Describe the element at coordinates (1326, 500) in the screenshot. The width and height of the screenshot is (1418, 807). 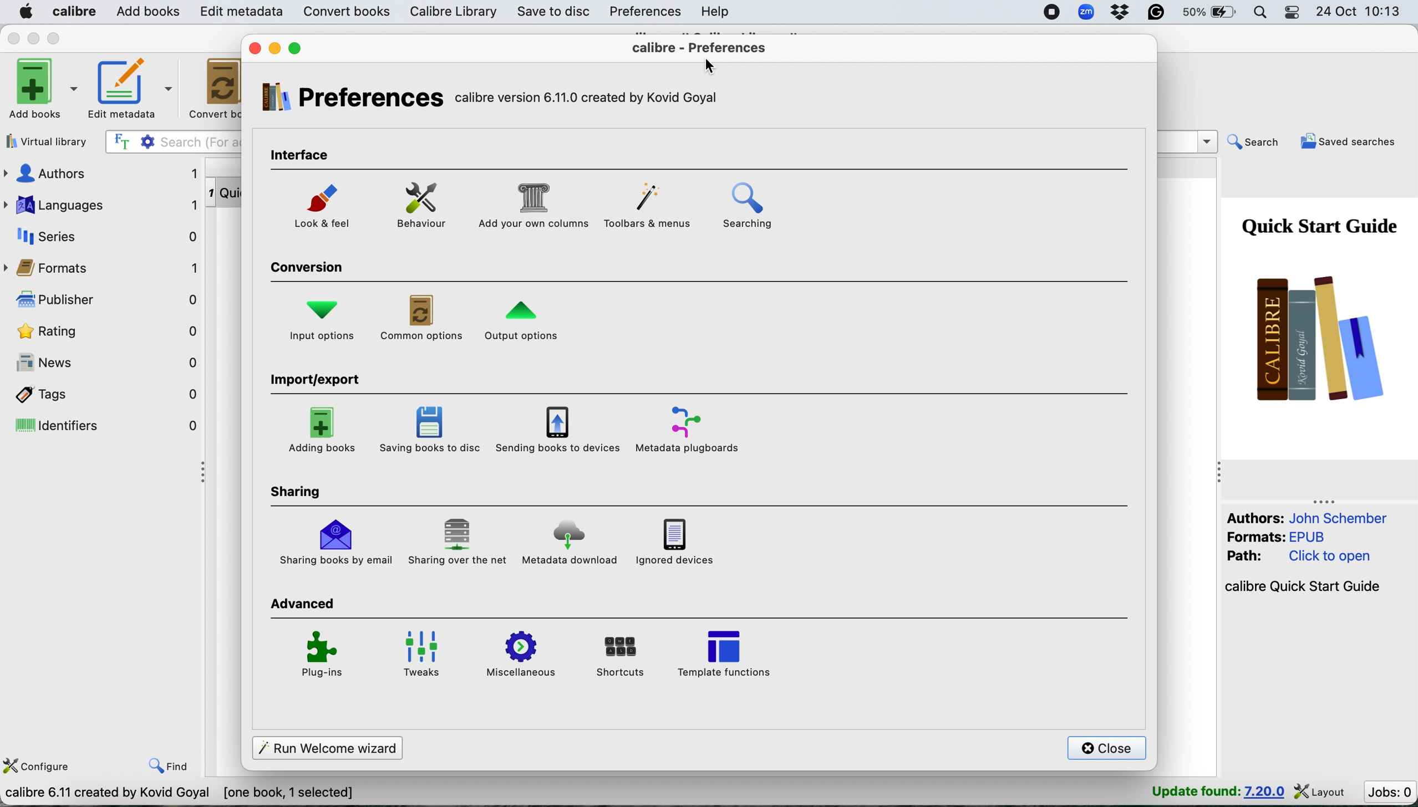
I see `collapse` at that location.